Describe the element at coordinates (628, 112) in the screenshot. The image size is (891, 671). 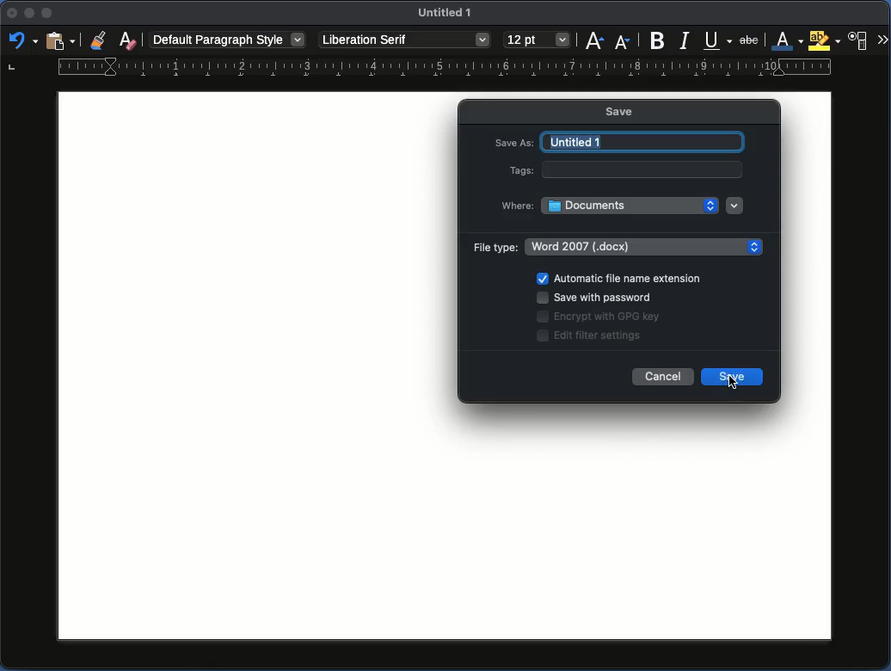
I see `Save` at that location.